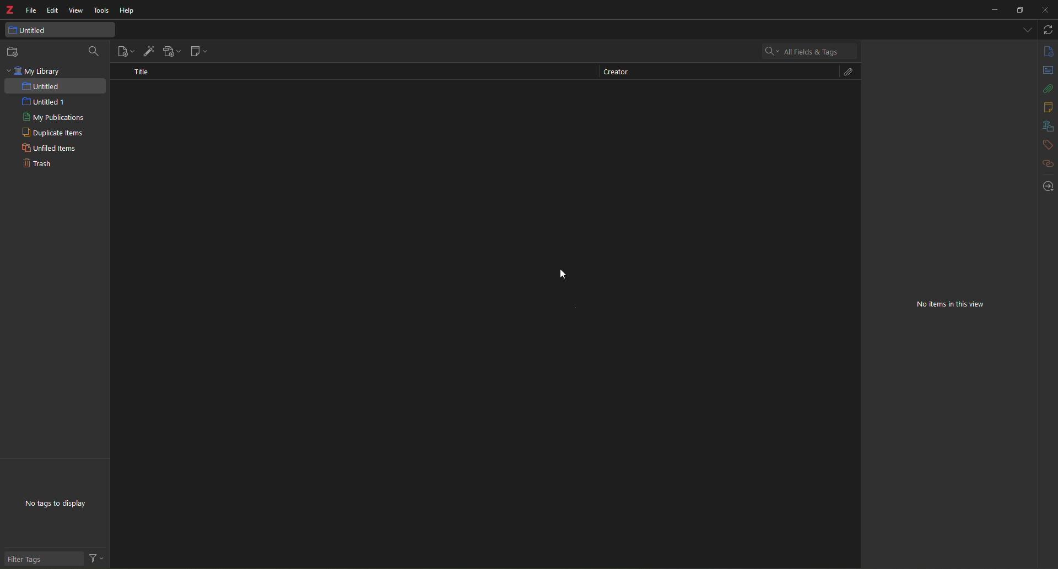  What do you see at coordinates (144, 72) in the screenshot?
I see `title` at bounding box center [144, 72].